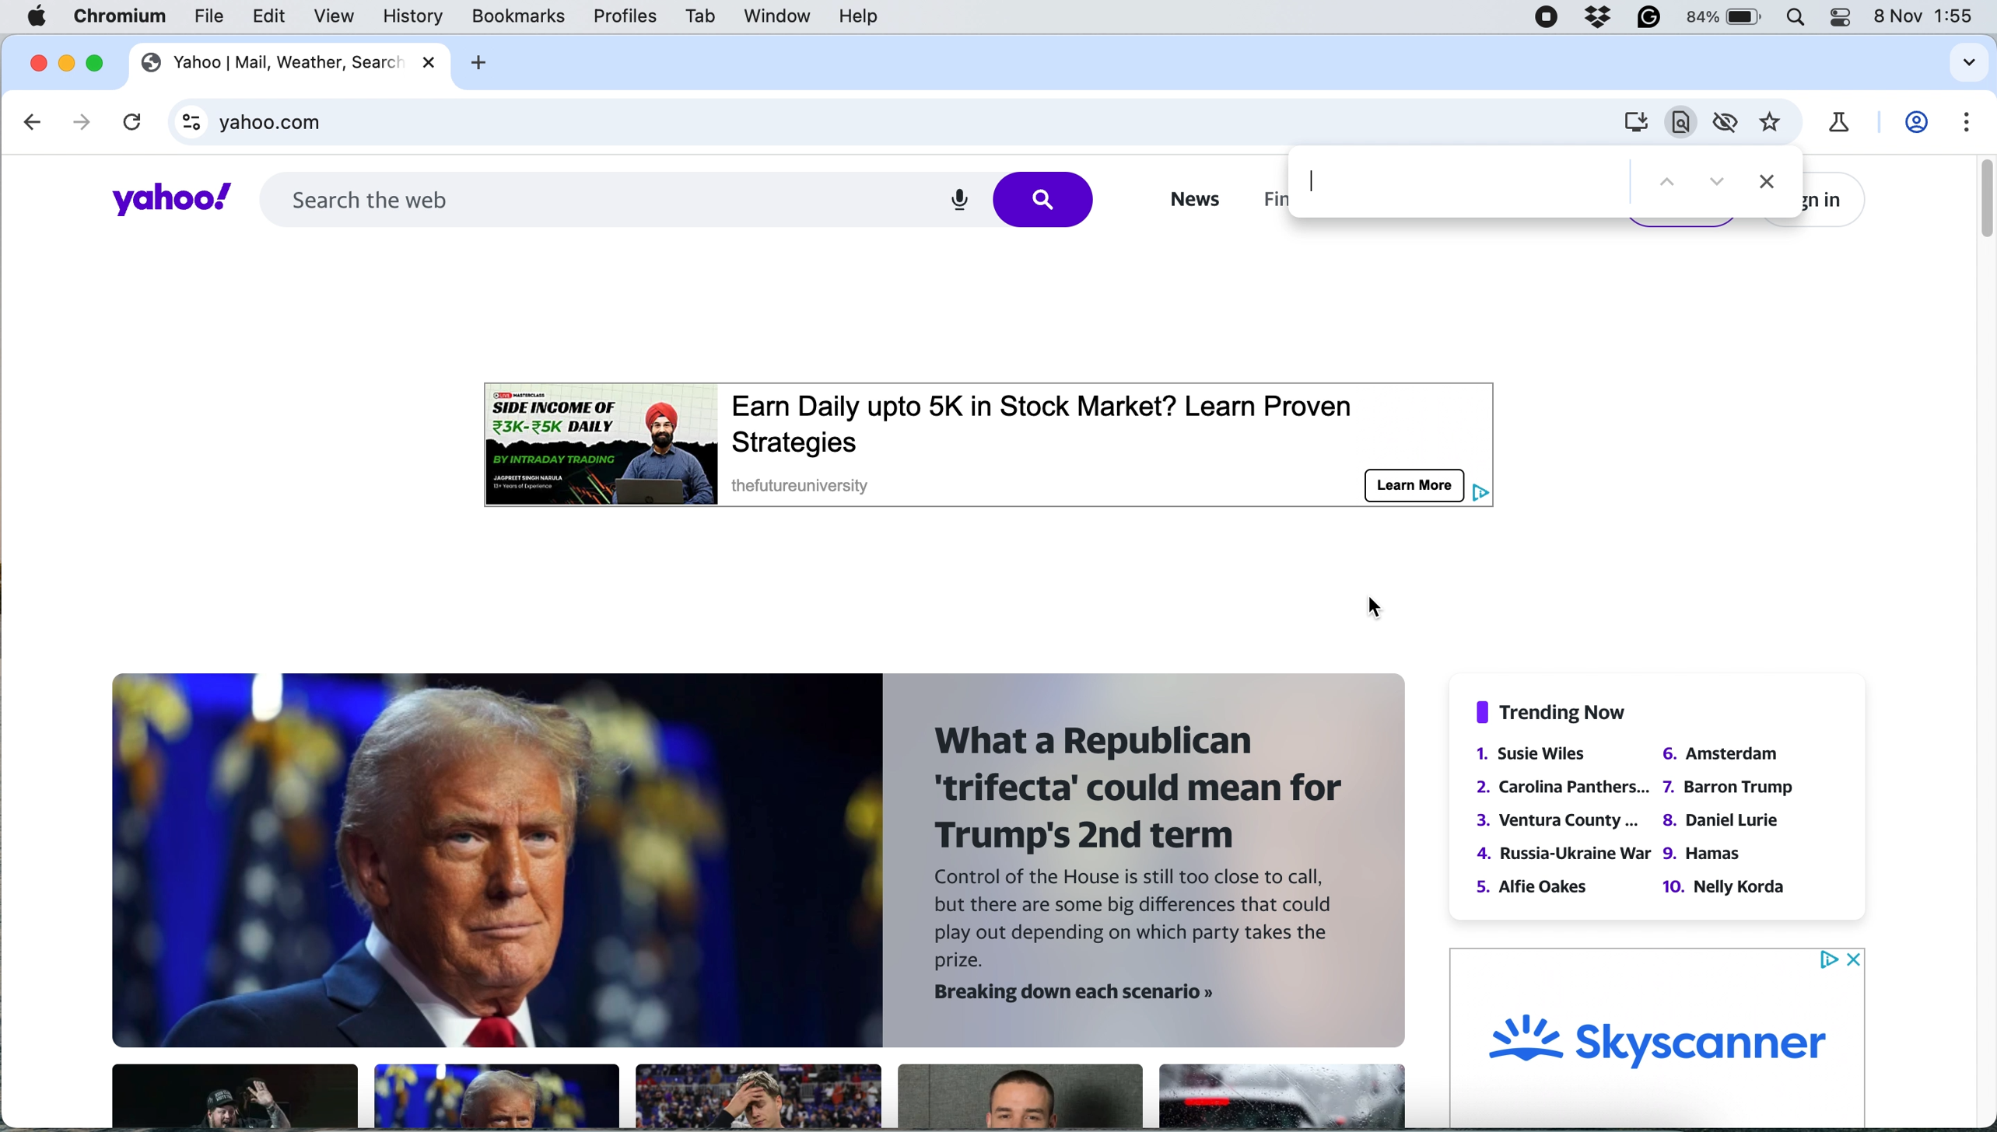 This screenshot has width=1997, height=1132. Describe the element at coordinates (1725, 123) in the screenshot. I see `third party cookies limited` at that location.